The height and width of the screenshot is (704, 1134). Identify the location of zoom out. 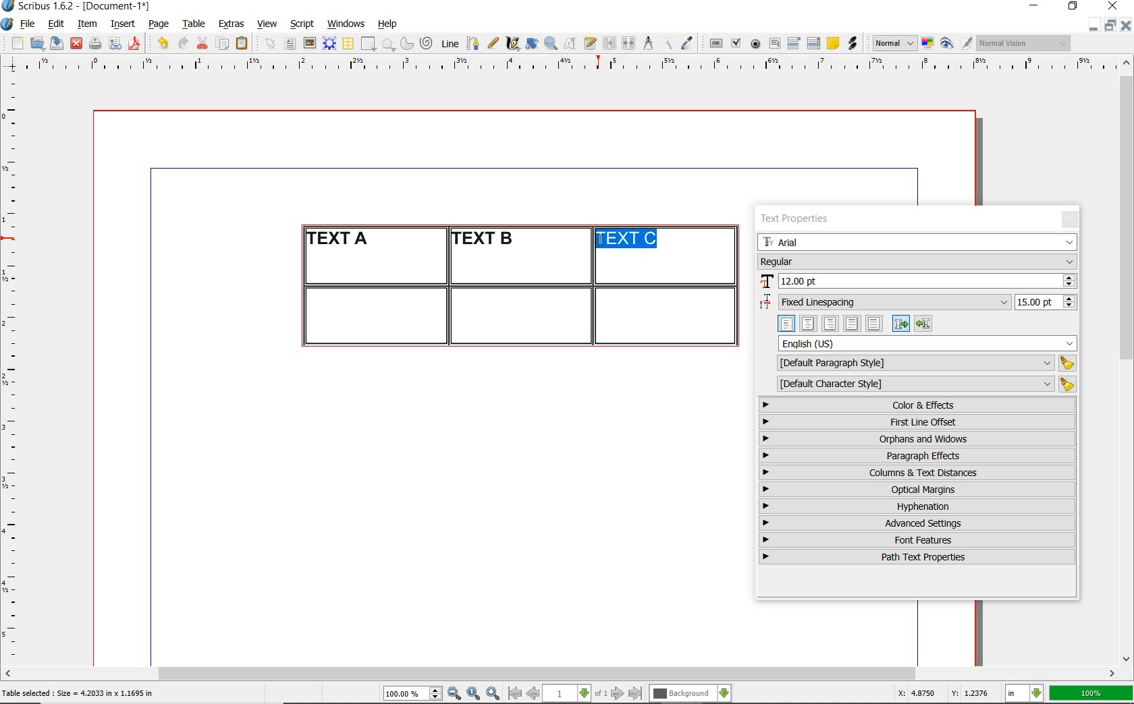
(454, 694).